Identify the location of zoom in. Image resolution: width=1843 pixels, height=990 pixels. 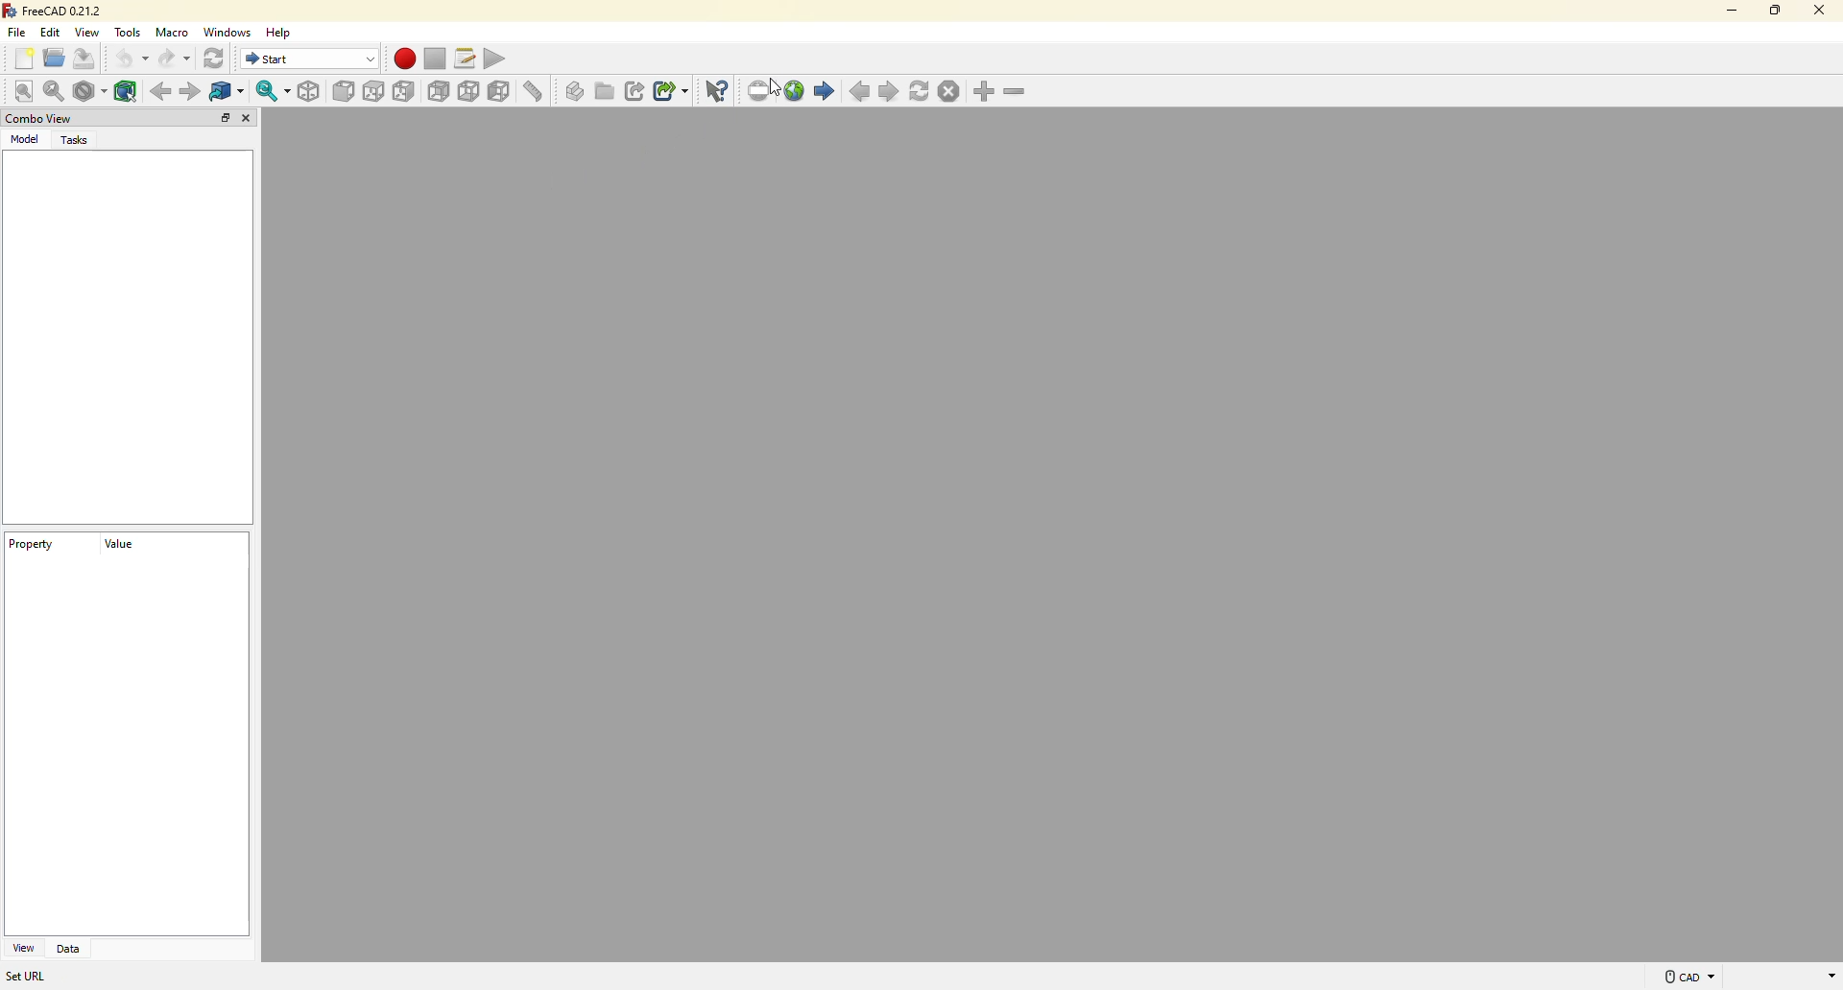
(985, 92).